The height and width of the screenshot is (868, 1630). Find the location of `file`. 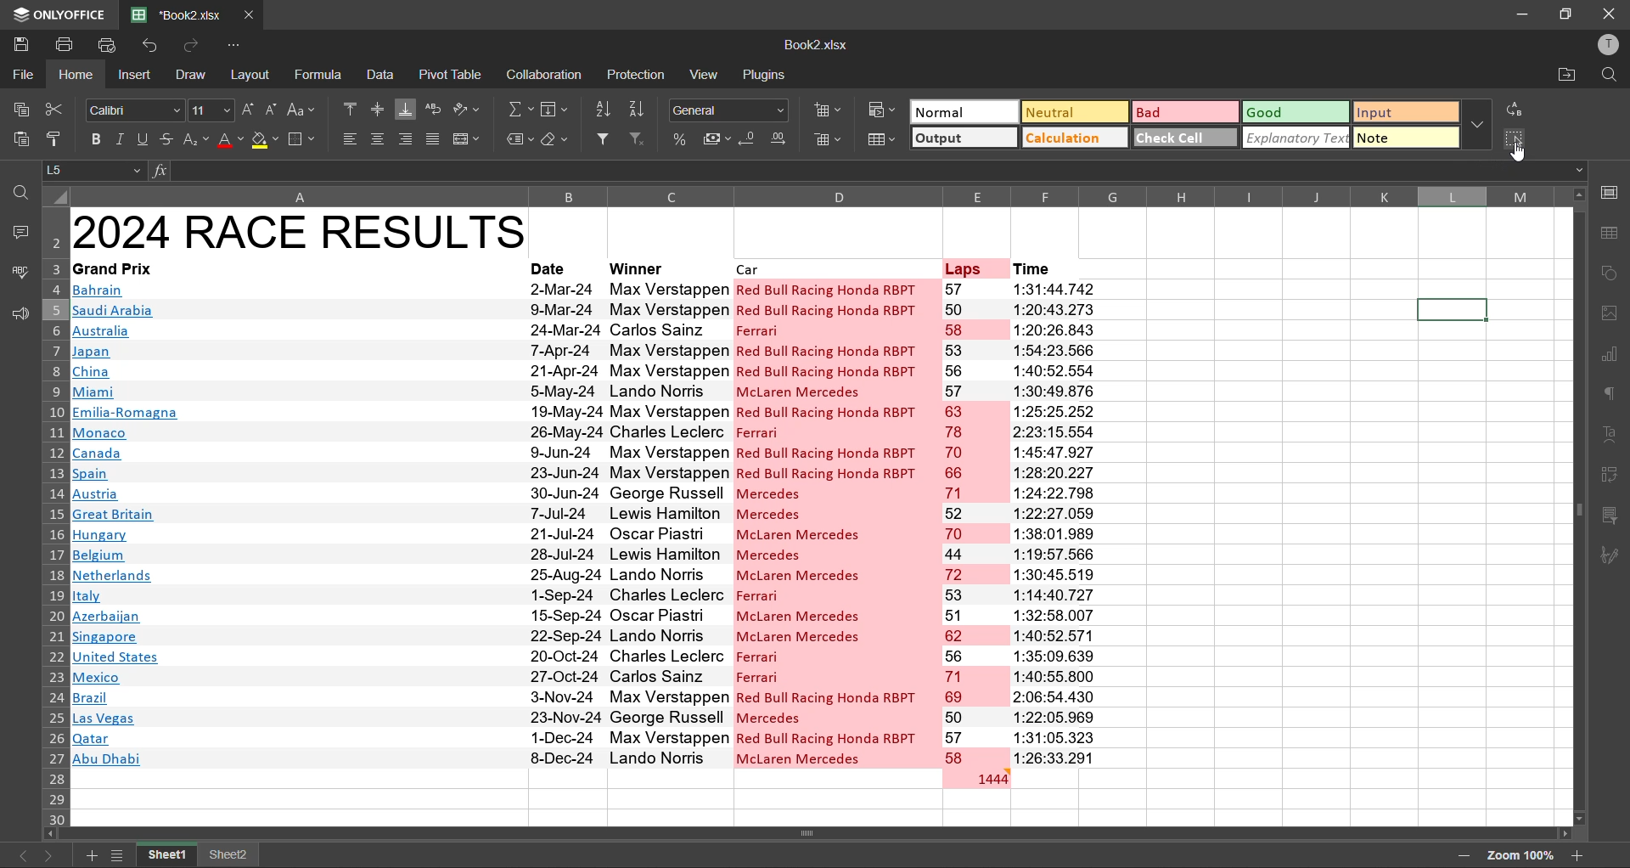

file is located at coordinates (25, 76).